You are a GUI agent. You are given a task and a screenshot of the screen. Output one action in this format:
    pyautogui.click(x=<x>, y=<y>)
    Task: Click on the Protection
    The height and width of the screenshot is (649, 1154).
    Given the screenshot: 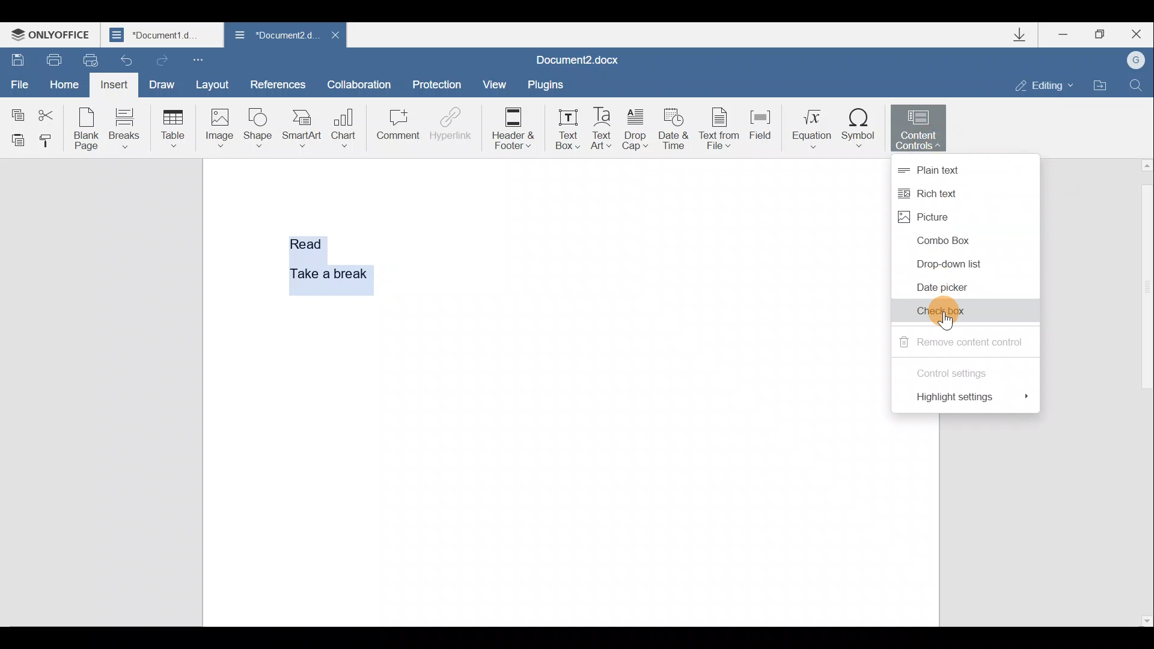 What is the action you would take?
    pyautogui.click(x=439, y=80)
    